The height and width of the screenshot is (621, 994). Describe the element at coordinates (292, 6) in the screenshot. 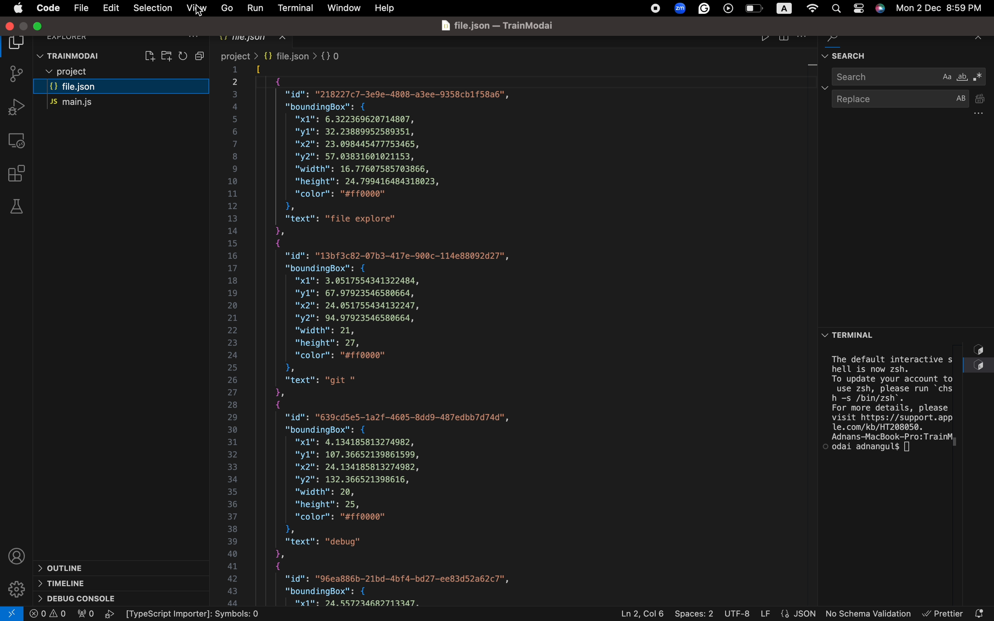

I see `terminal` at that location.